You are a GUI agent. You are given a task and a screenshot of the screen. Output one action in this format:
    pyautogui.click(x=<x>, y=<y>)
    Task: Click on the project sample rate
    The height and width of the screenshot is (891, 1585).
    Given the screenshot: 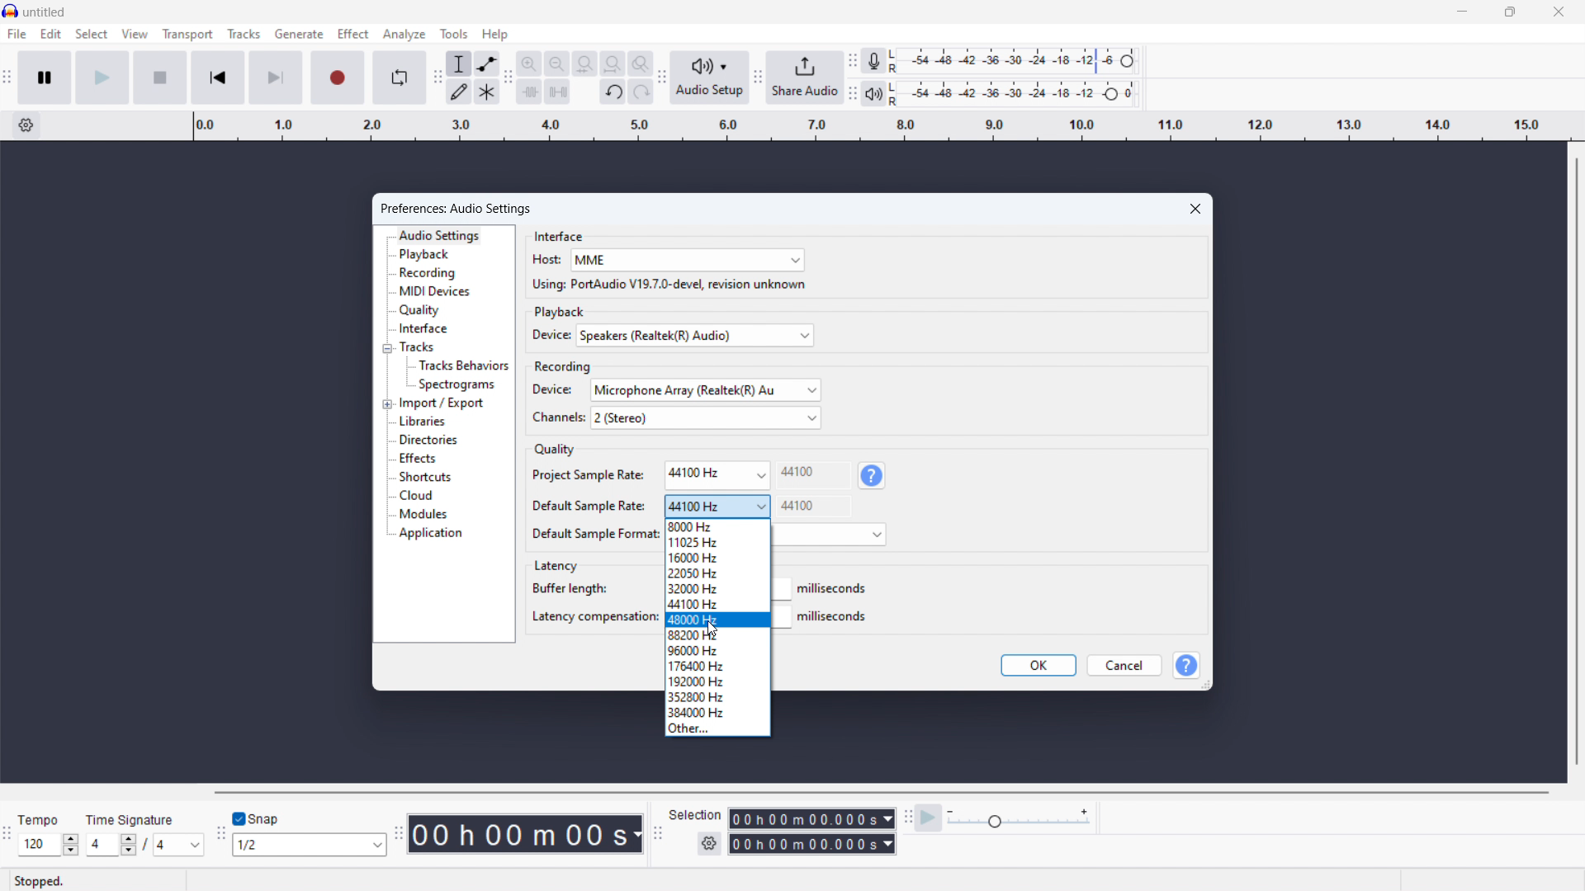 What is the action you would take?
    pyautogui.click(x=717, y=475)
    